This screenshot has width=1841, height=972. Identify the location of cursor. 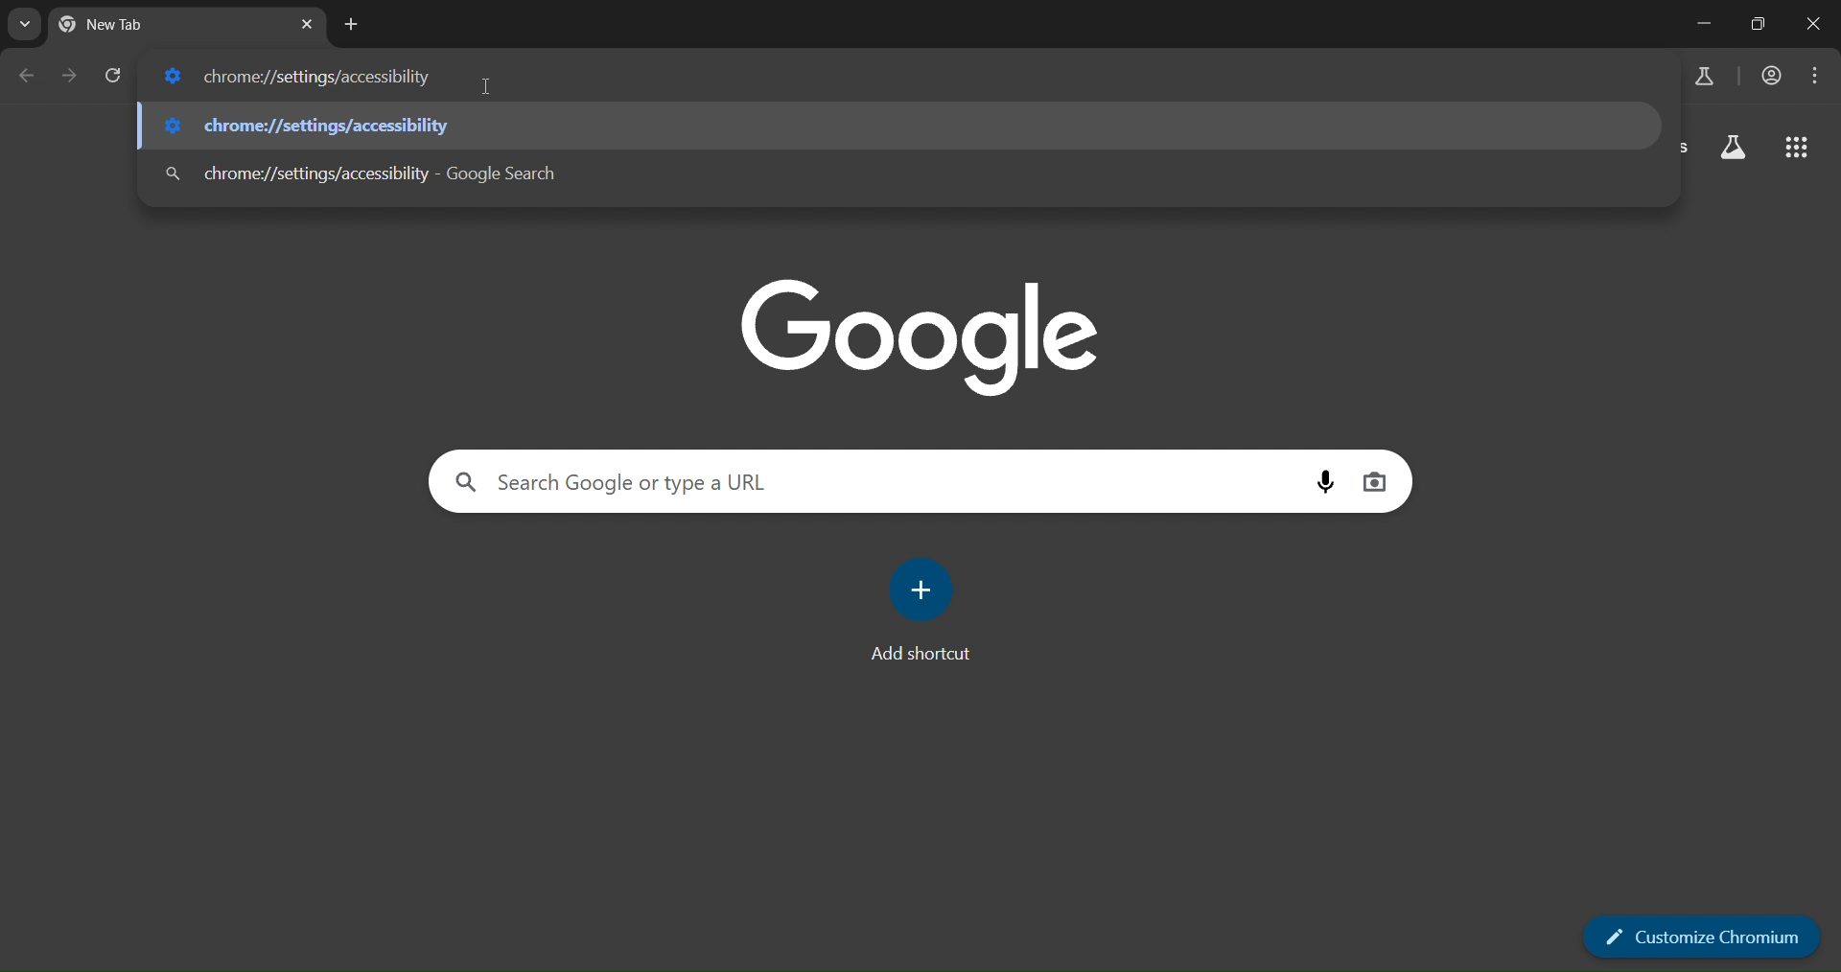
(488, 86).